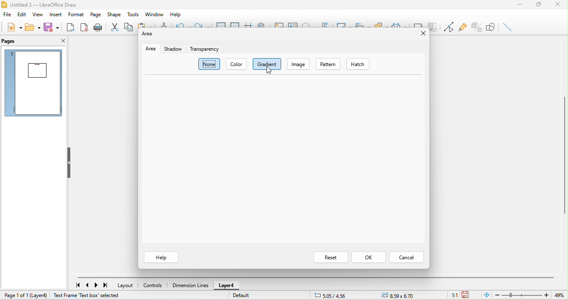 Image resolution: width=568 pixels, height=300 pixels. Describe the element at coordinates (249, 24) in the screenshot. I see `helpline while moving` at that location.